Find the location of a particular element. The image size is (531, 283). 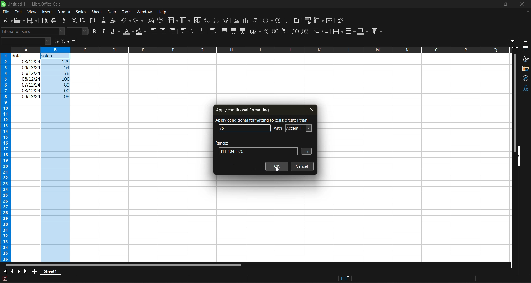

expand formula bar is located at coordinates (515, 42).